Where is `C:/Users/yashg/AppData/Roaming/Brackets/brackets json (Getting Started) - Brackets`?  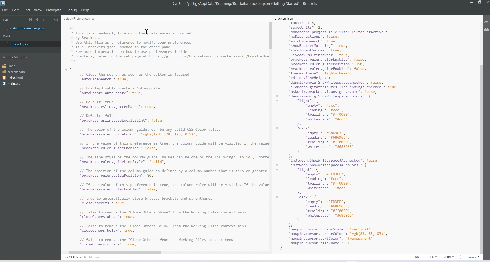 C:/Users/yashg/AppData/Roaming/Brackets/brackets json (Getting Started) - Brackets is located at coordinates (246, 4).